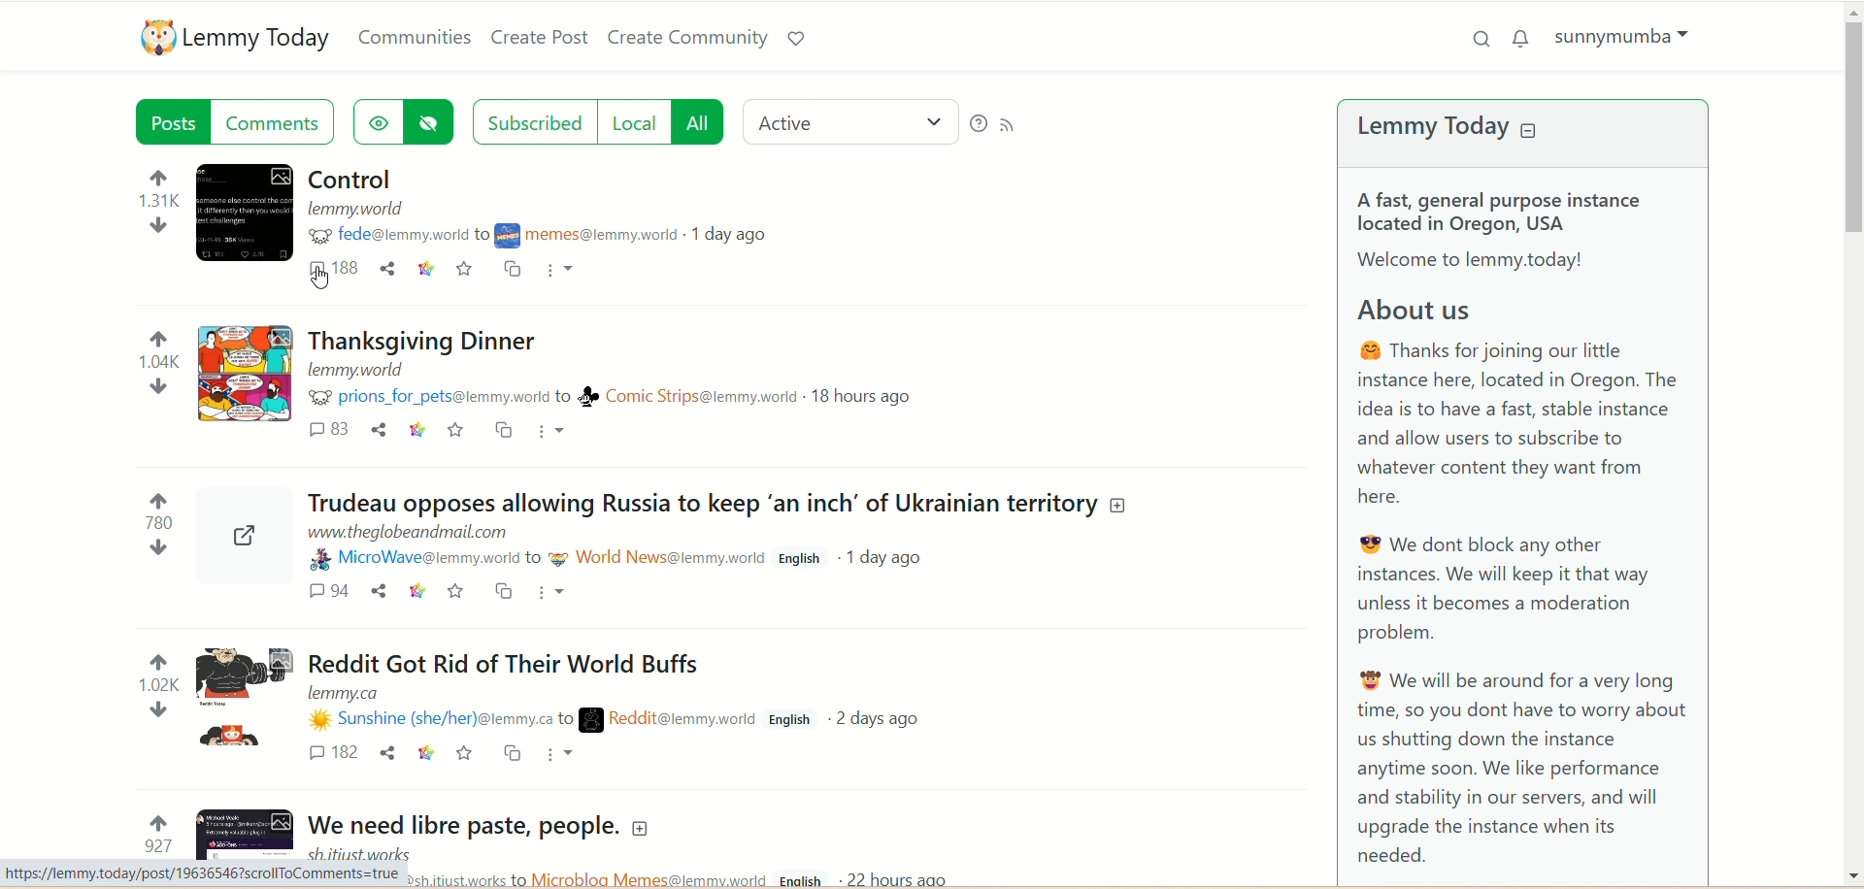  What do you see at coordinates (587, 236) in the screenshot?
I see `community` at bounding box center [587, 236].